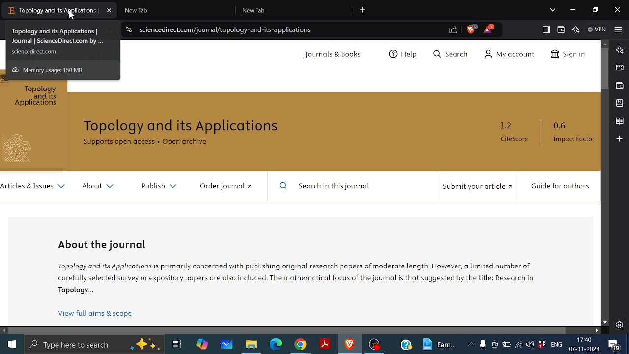 Image resolution: width=629 pixels, height=354 pixels. Describe the element at coordinates (440, 344) in the screenshot. I see `New` at that location.